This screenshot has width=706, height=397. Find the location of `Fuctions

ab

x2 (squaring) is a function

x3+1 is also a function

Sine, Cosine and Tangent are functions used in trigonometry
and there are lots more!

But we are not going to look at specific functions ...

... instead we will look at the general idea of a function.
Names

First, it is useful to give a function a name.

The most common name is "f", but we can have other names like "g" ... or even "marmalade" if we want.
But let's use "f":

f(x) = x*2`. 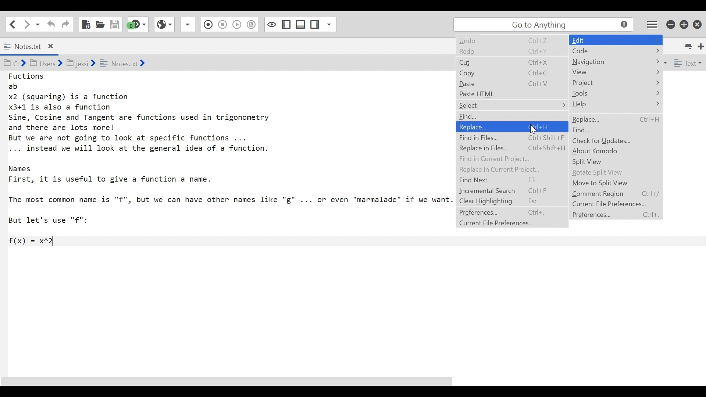

Fuctions

ab

x2 (squaring) is a function

x3+1 is also a function

Sine, Cosine and Tangent are functions used in trigonometry
and there are lots more!

But we are not going to look at specific functions ...

... instead we will look at the general idea of a function.
Names

First, it is useful to give a function a name.

The most common name is "f", but we can have other names like "g" ... or even "marmalade" if we want.
But let's use "f":

f(x) = x*2 is located at coordinates (230, 159).